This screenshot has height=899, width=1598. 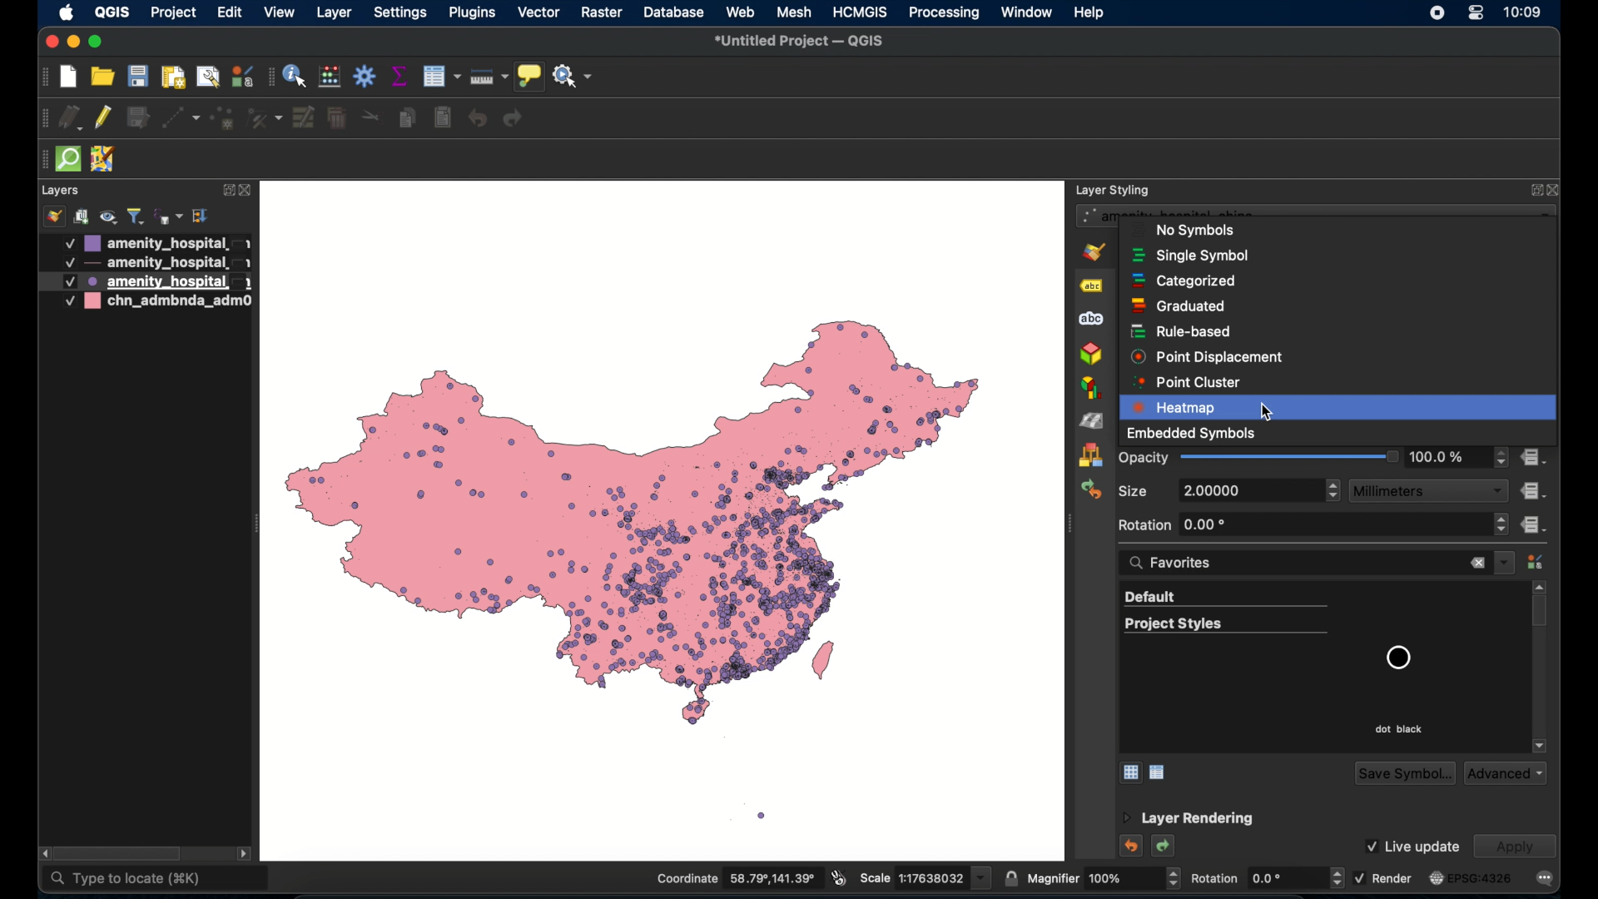 I want to click on time, so click(x=1525, y=14).